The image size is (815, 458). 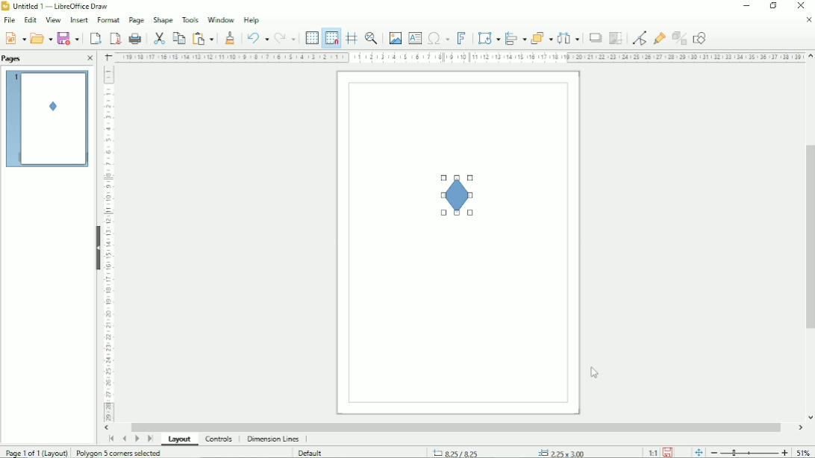 I want to click on Scroll to last page, so click(x=149, y=440).